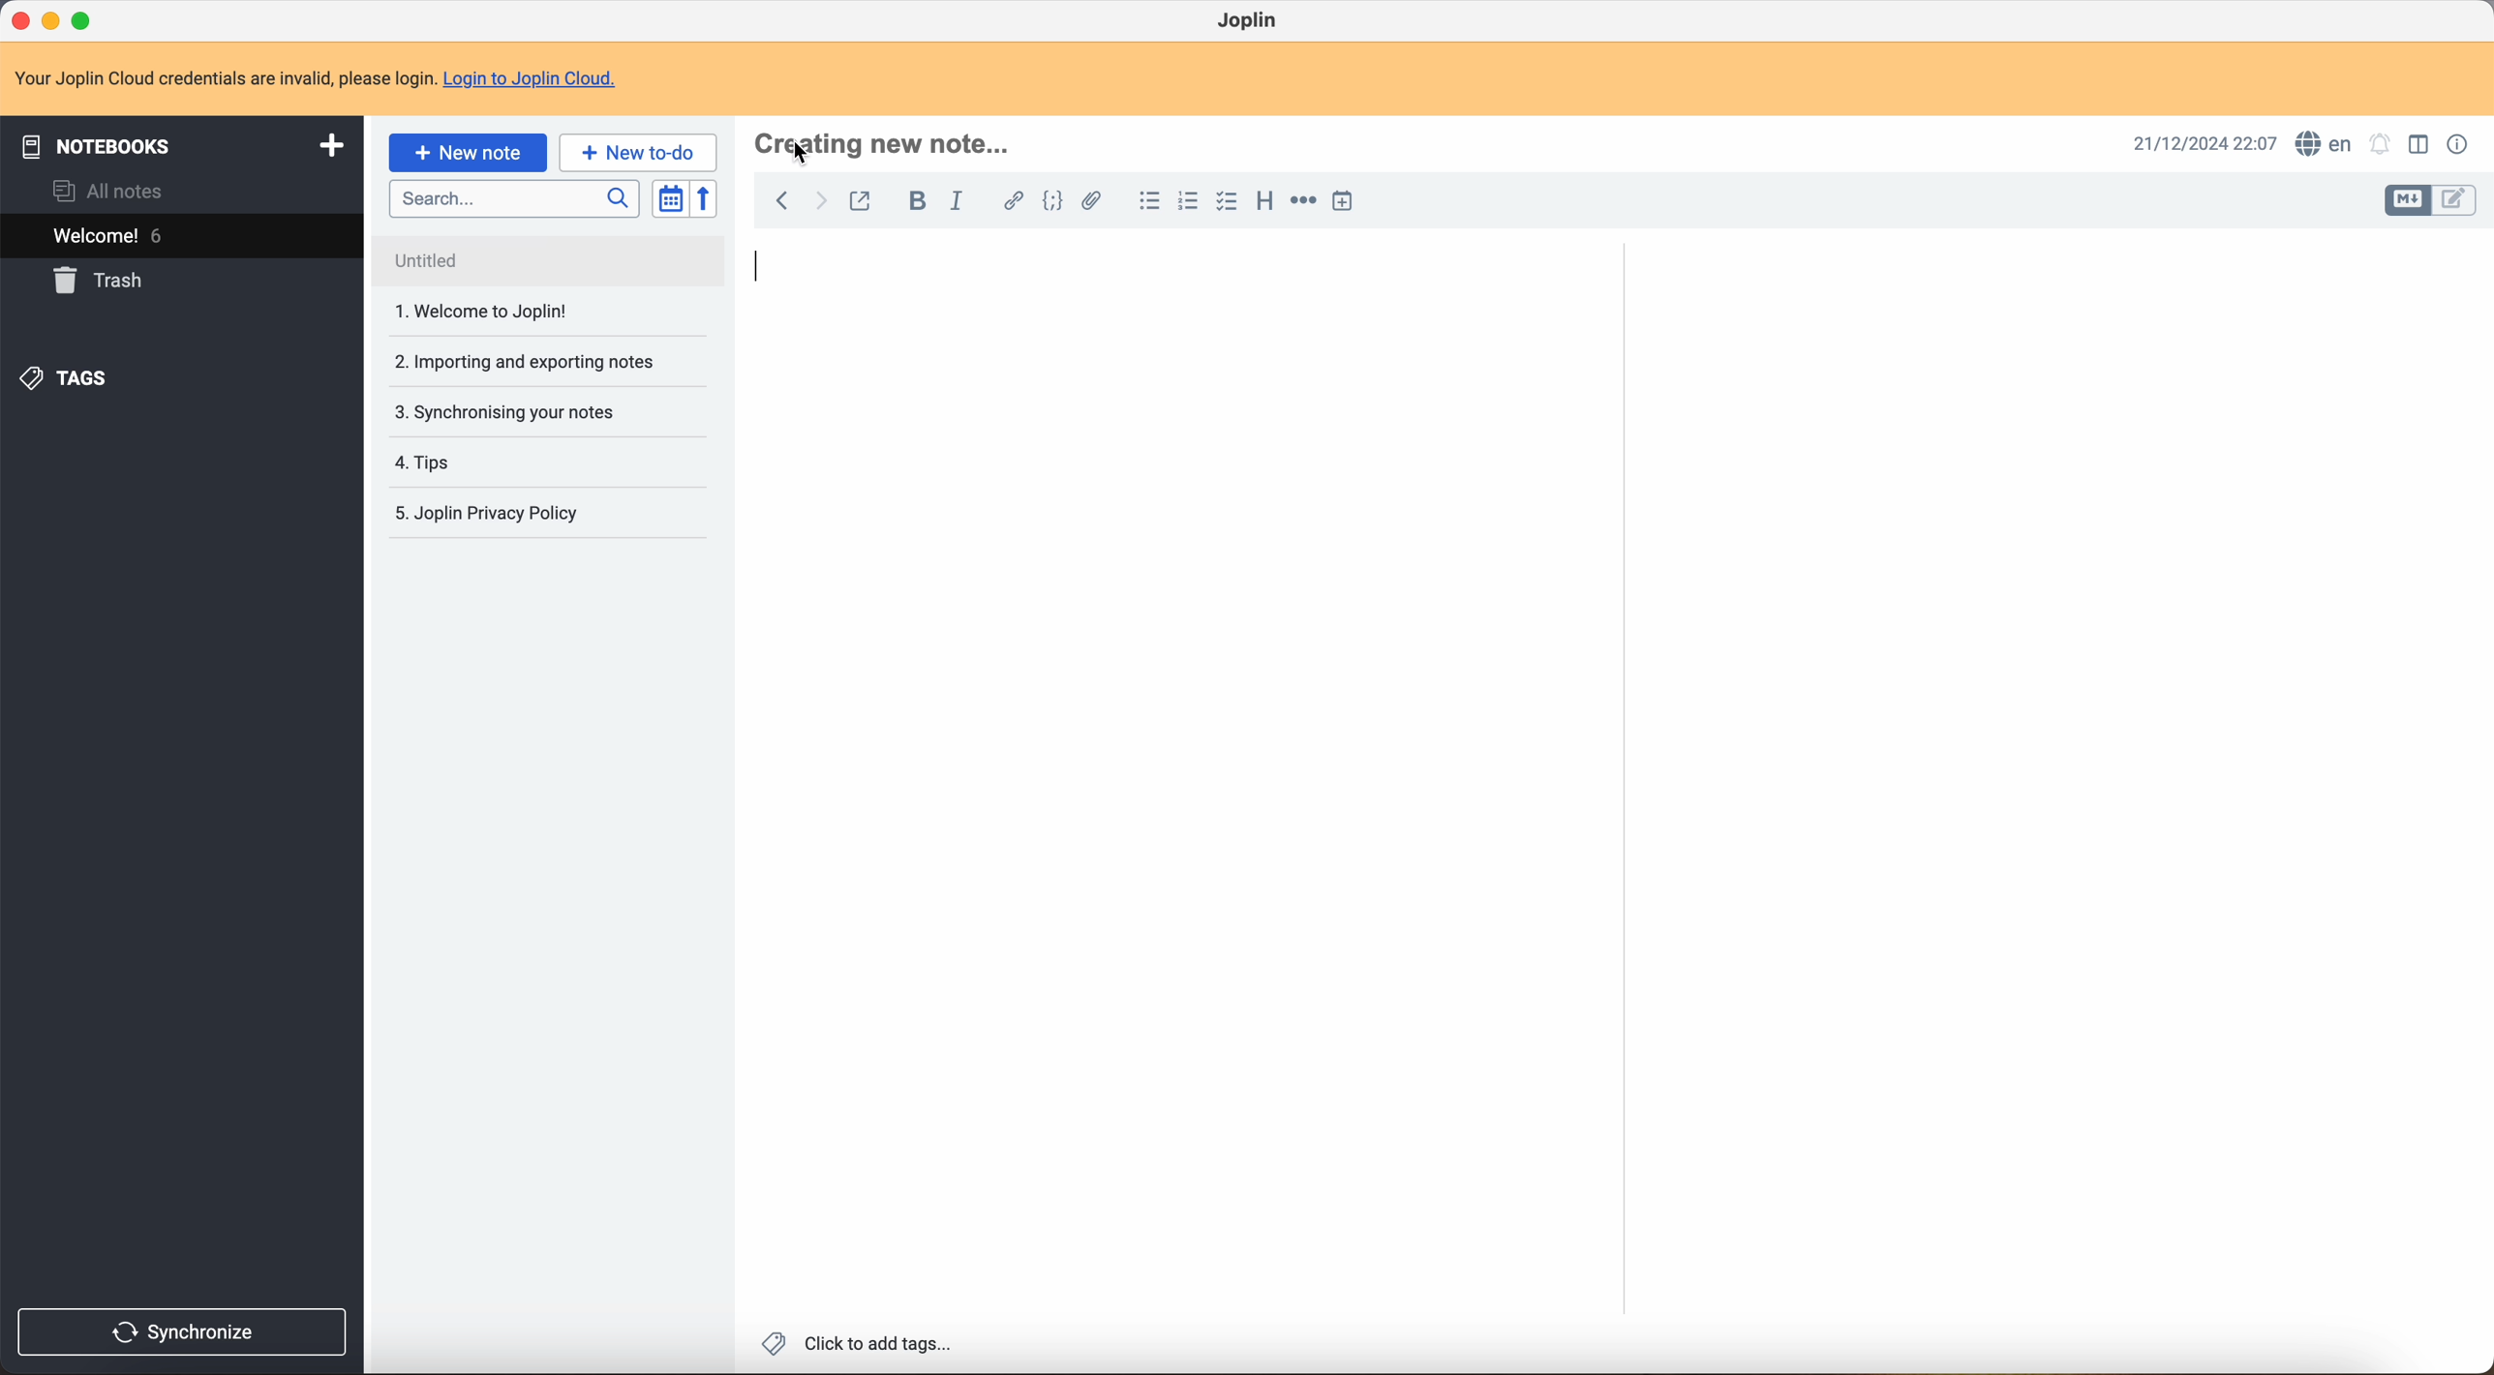 The width and height of the screenshot is (2494, 1375). What do you see at coordinates (103, 281) in the screenshot?
I see `trash` at bounding box center [103, 281].